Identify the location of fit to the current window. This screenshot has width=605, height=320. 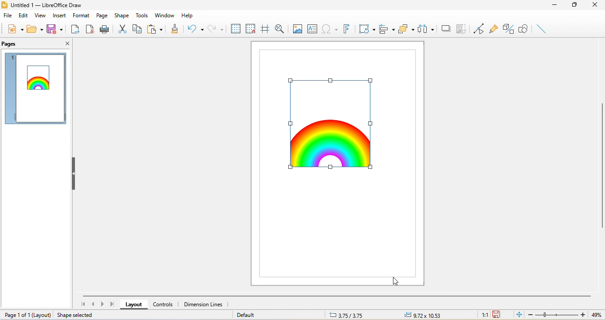
(519, 315).